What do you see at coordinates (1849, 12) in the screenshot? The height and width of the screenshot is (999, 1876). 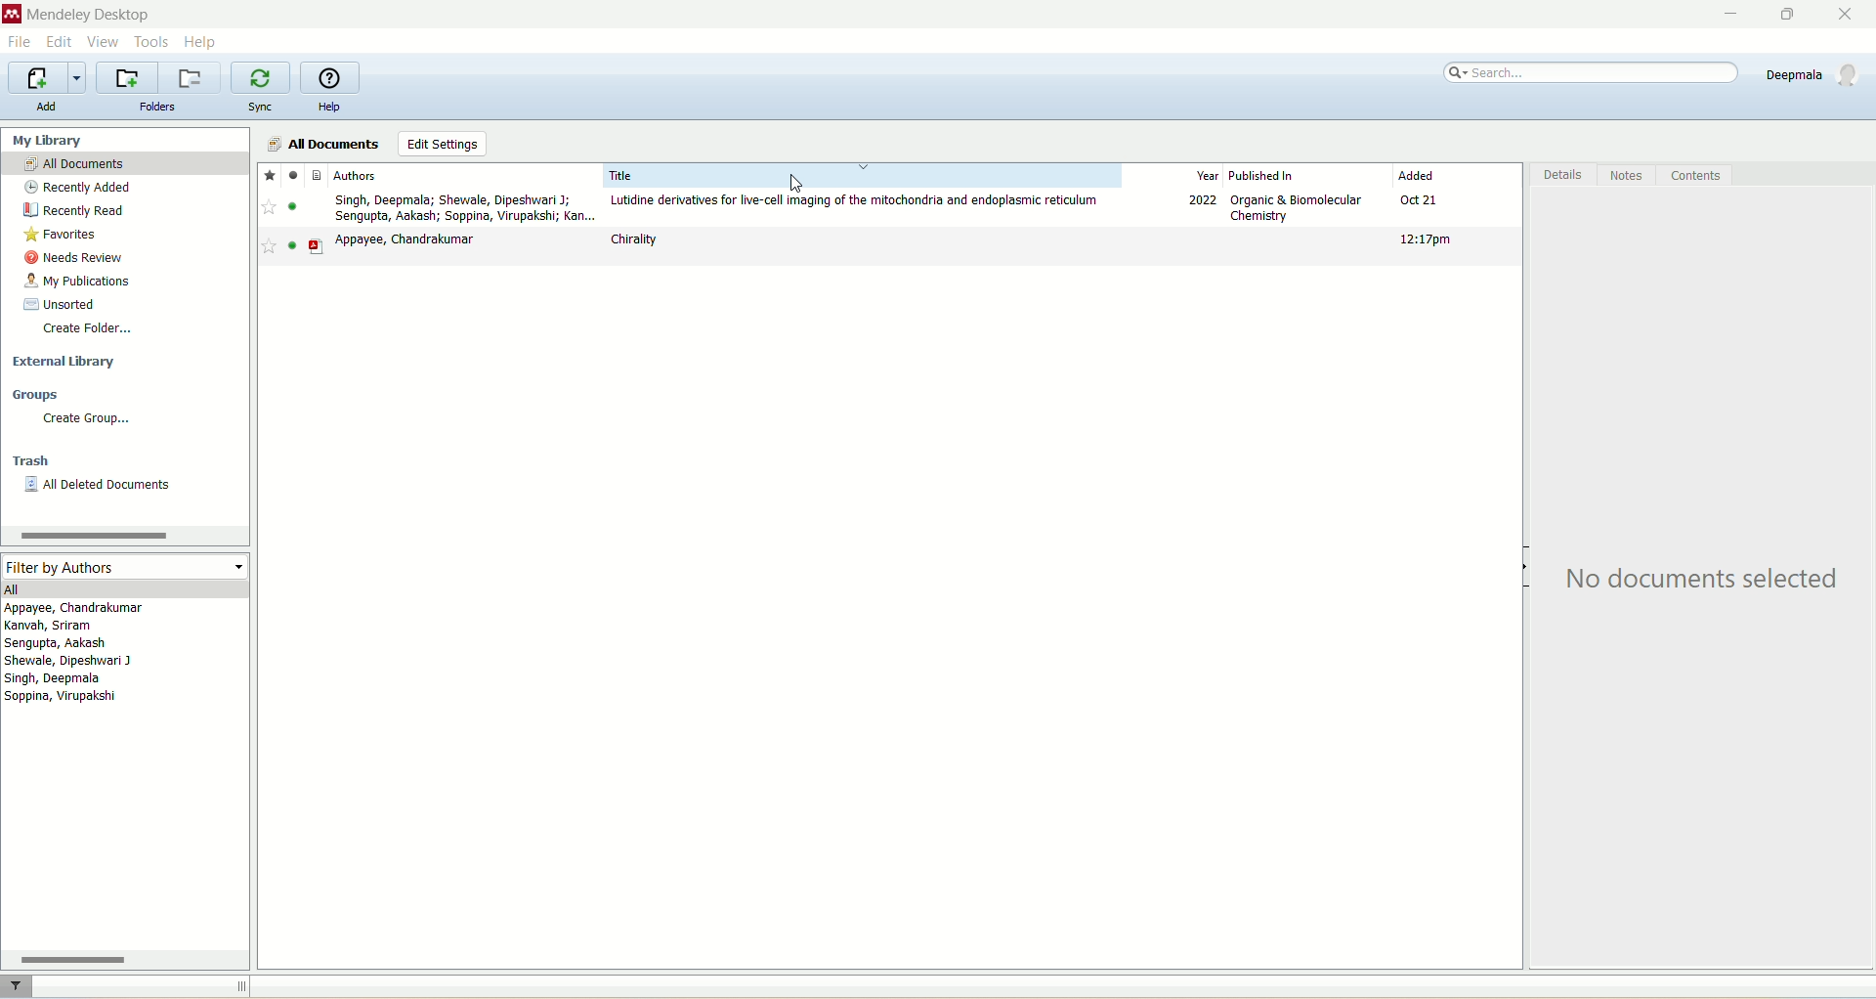 I see `close` at bounding box center [1849, 12].